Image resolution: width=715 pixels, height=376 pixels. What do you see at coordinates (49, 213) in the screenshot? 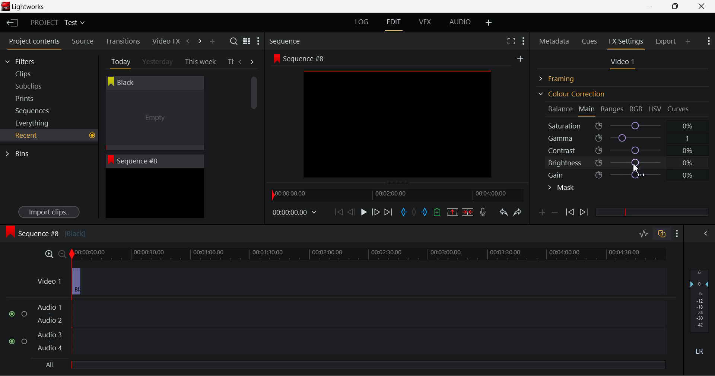
I see `Import clips` at bounding box center [49, 213].